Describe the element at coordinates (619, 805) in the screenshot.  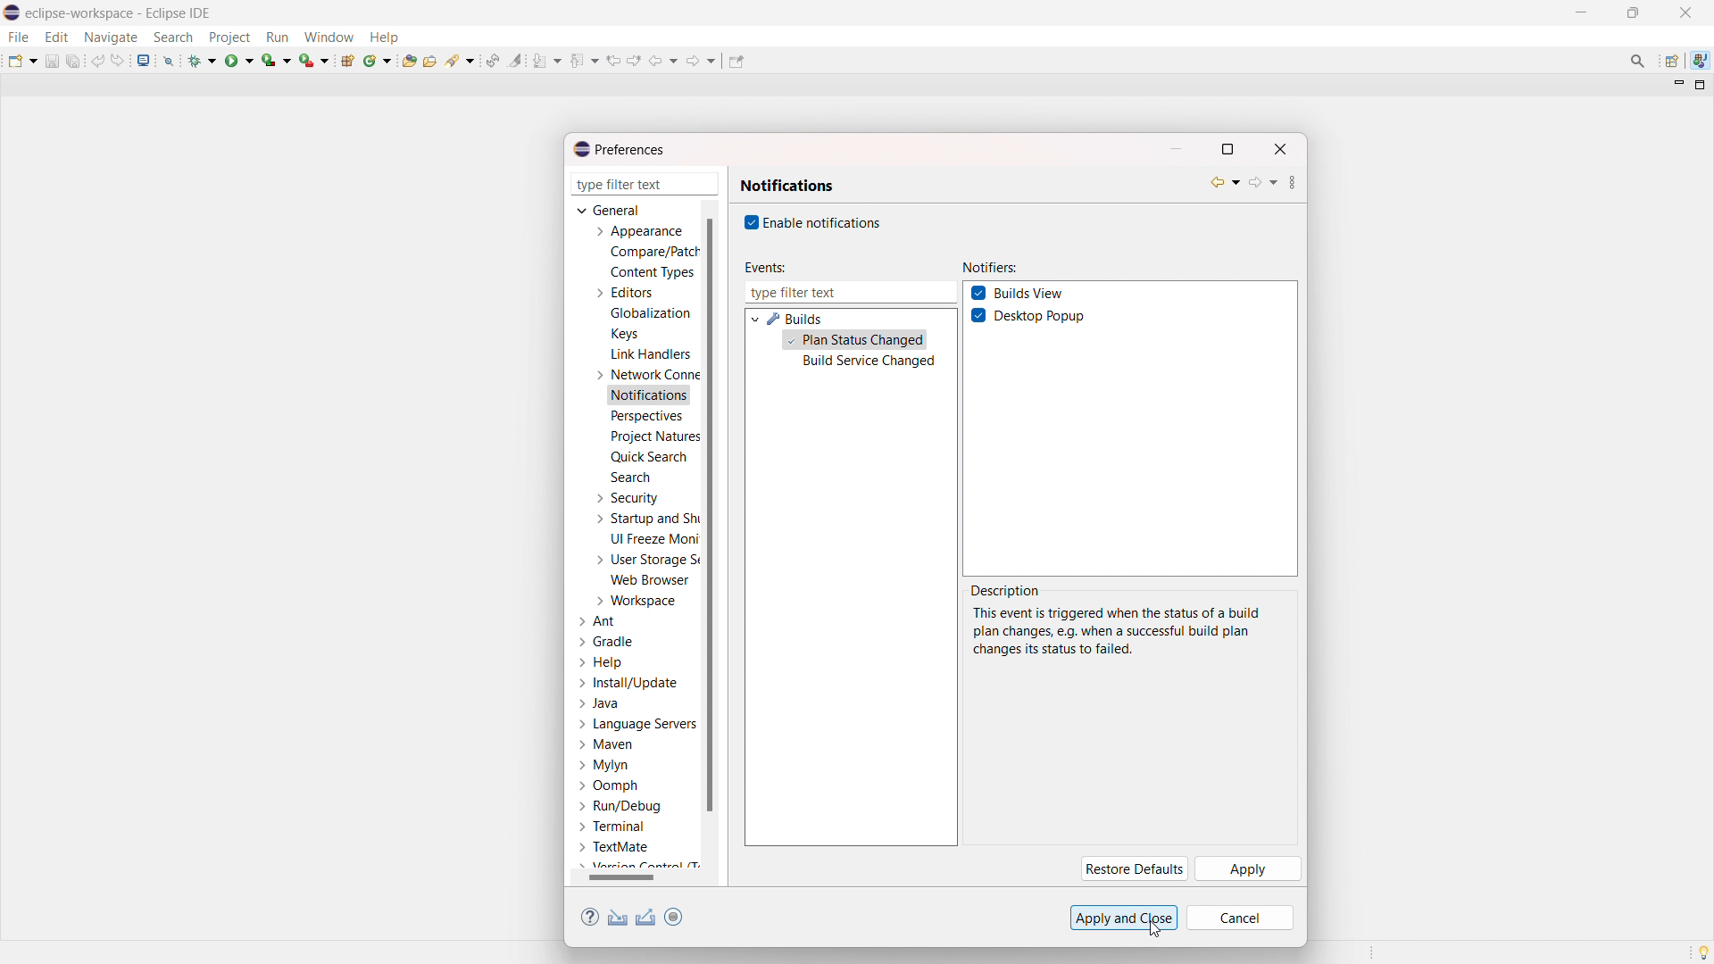
I see `run/debug` at that location.